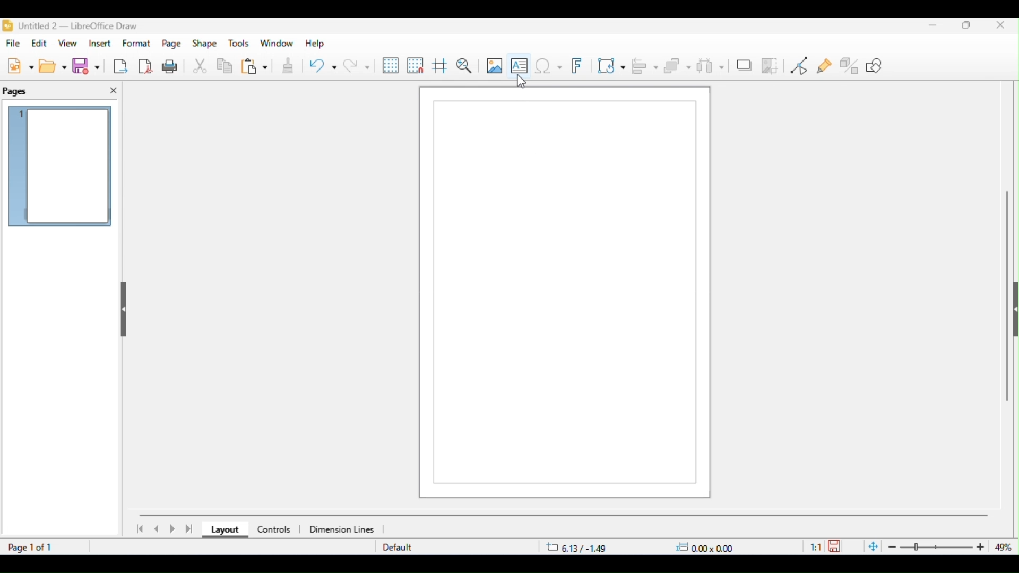  What do you see at coordinates (239, 44) in the screenshot?
I see `tools` at bounding box center [239, 44].